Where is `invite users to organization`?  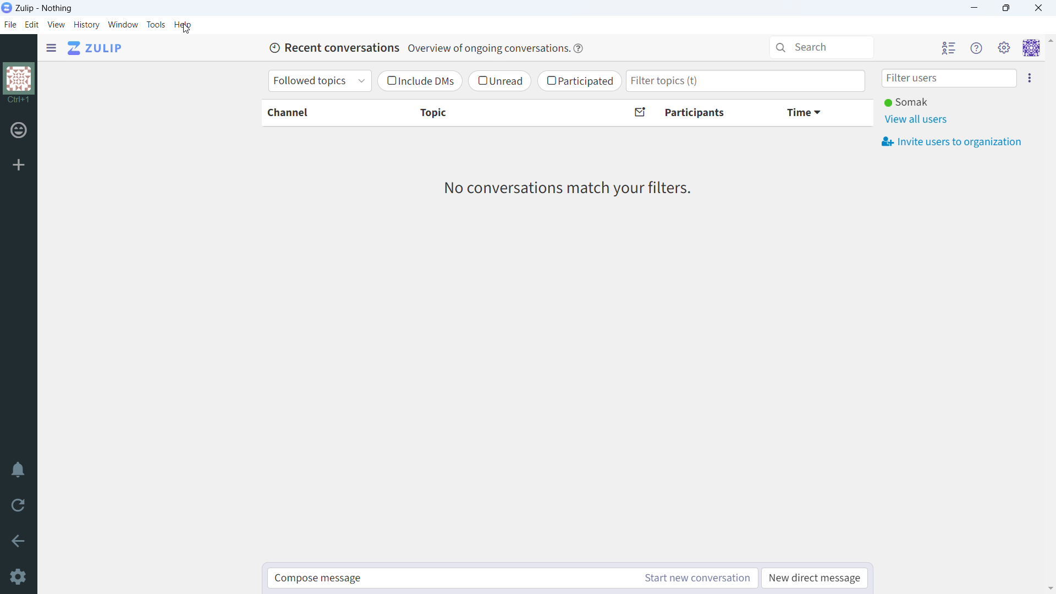
invite users to organization is located at coordinates (952, 141).